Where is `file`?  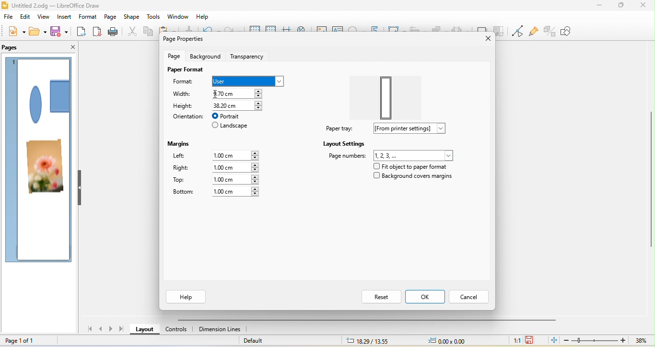 file is located at coordinates (9, 18).